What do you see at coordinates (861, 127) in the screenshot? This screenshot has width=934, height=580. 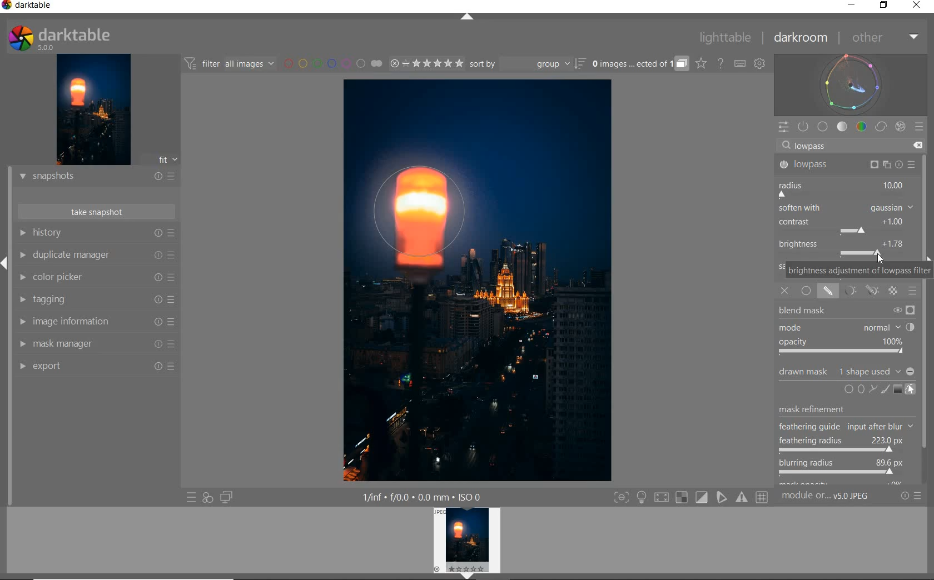 I see `COLOR` at bounding box center [861, 127].